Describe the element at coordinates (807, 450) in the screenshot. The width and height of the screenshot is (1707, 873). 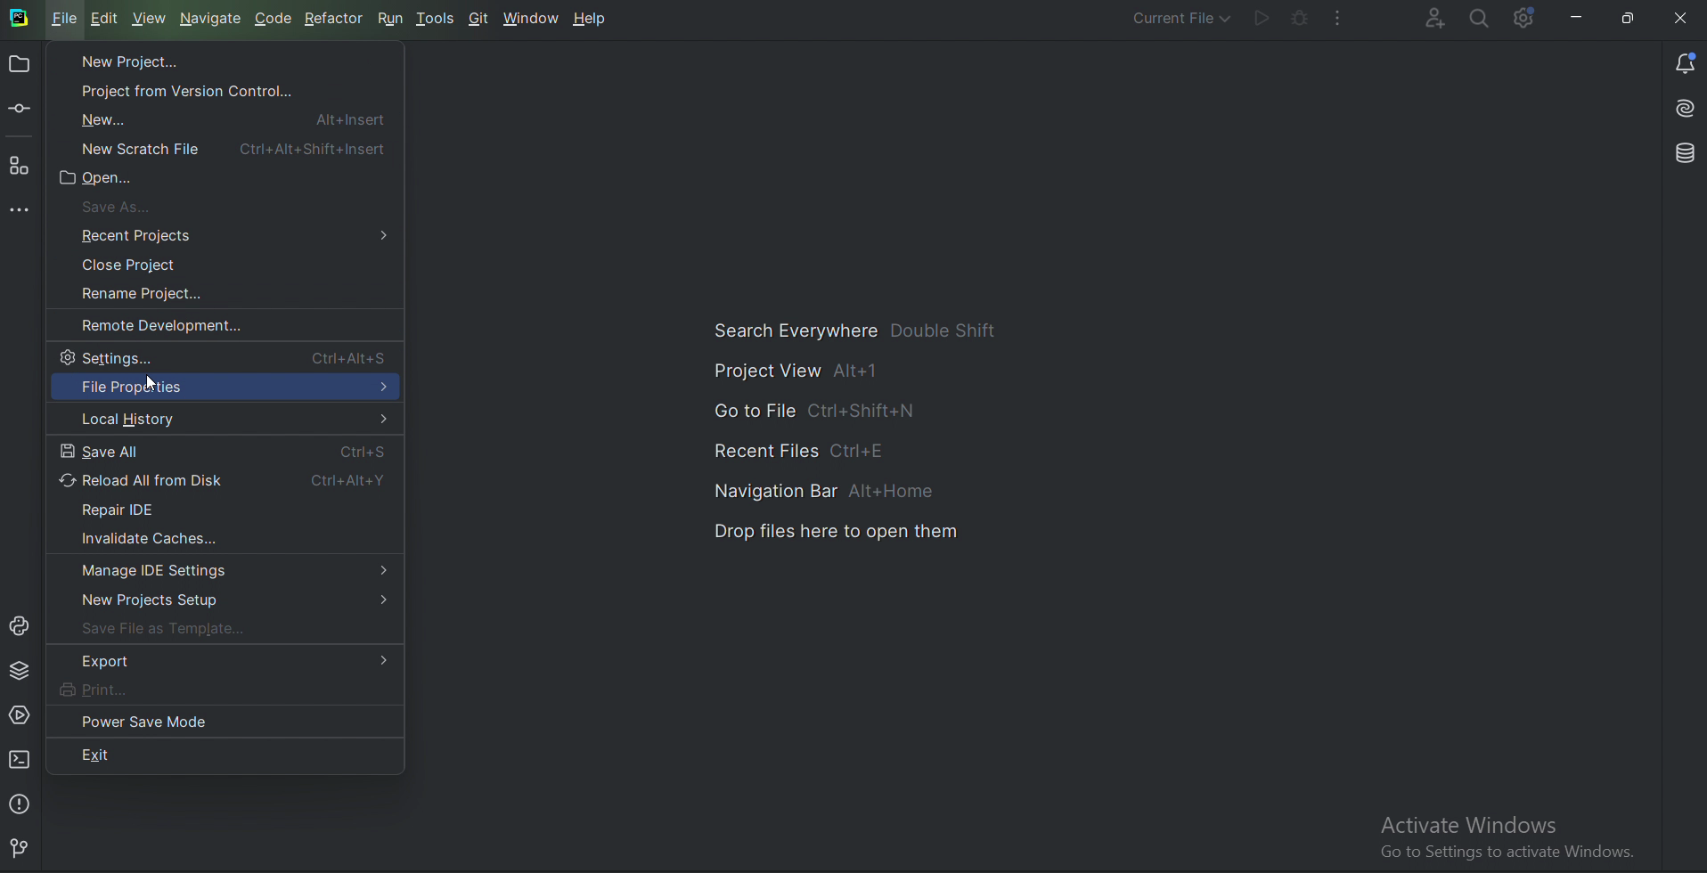
I see `Recent Files Ctrl+E` at that location.